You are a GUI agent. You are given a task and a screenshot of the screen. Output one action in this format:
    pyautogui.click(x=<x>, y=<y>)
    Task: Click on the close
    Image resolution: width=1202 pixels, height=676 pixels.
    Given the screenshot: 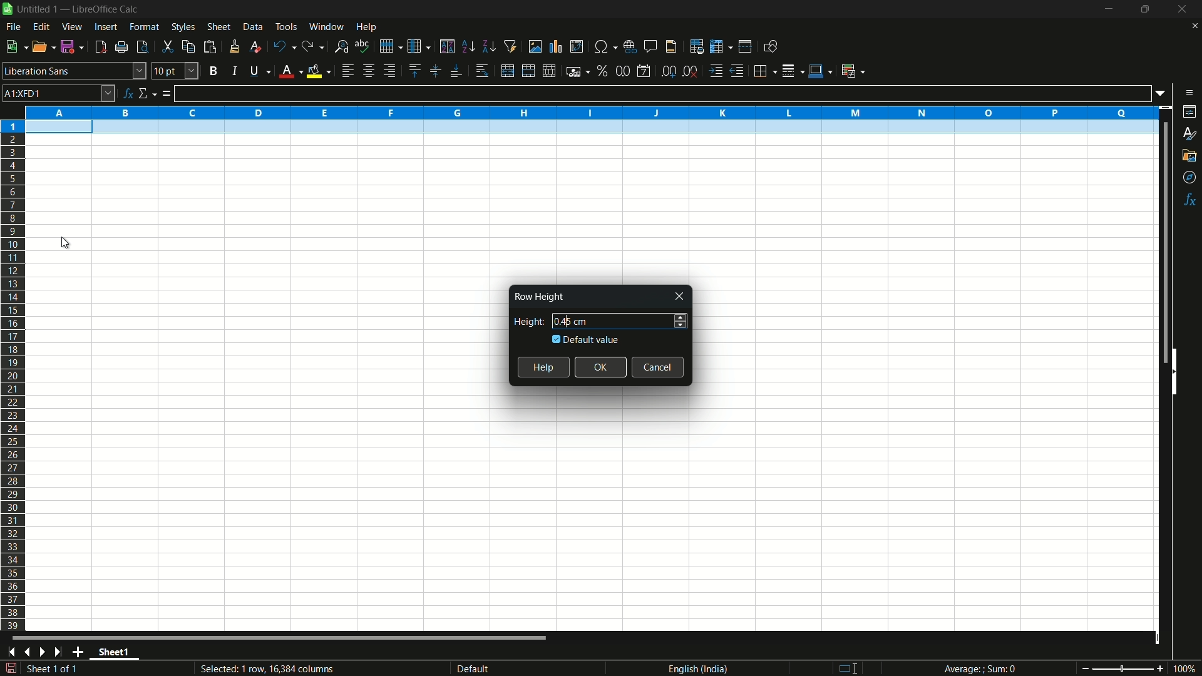 What is the action you would take?
    pyautogui.click(x=681, y=297)
    